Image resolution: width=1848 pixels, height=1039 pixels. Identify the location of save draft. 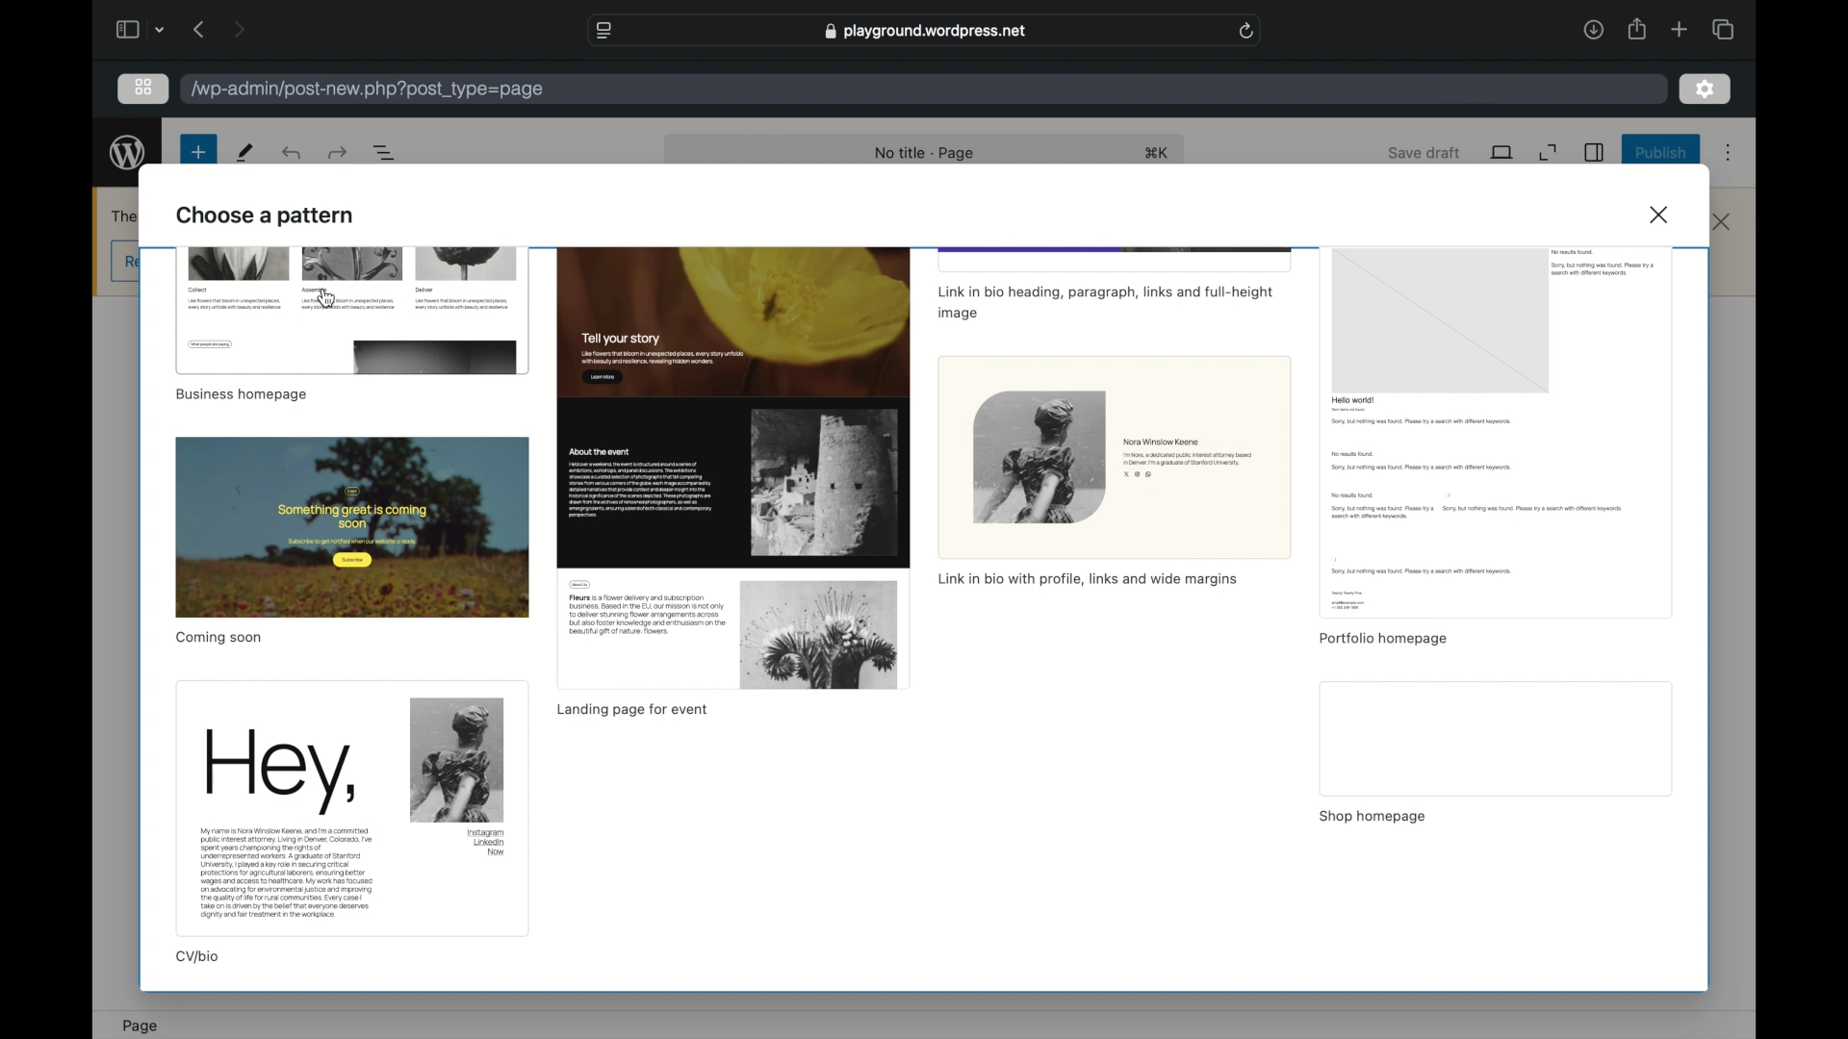
(1424, 152).